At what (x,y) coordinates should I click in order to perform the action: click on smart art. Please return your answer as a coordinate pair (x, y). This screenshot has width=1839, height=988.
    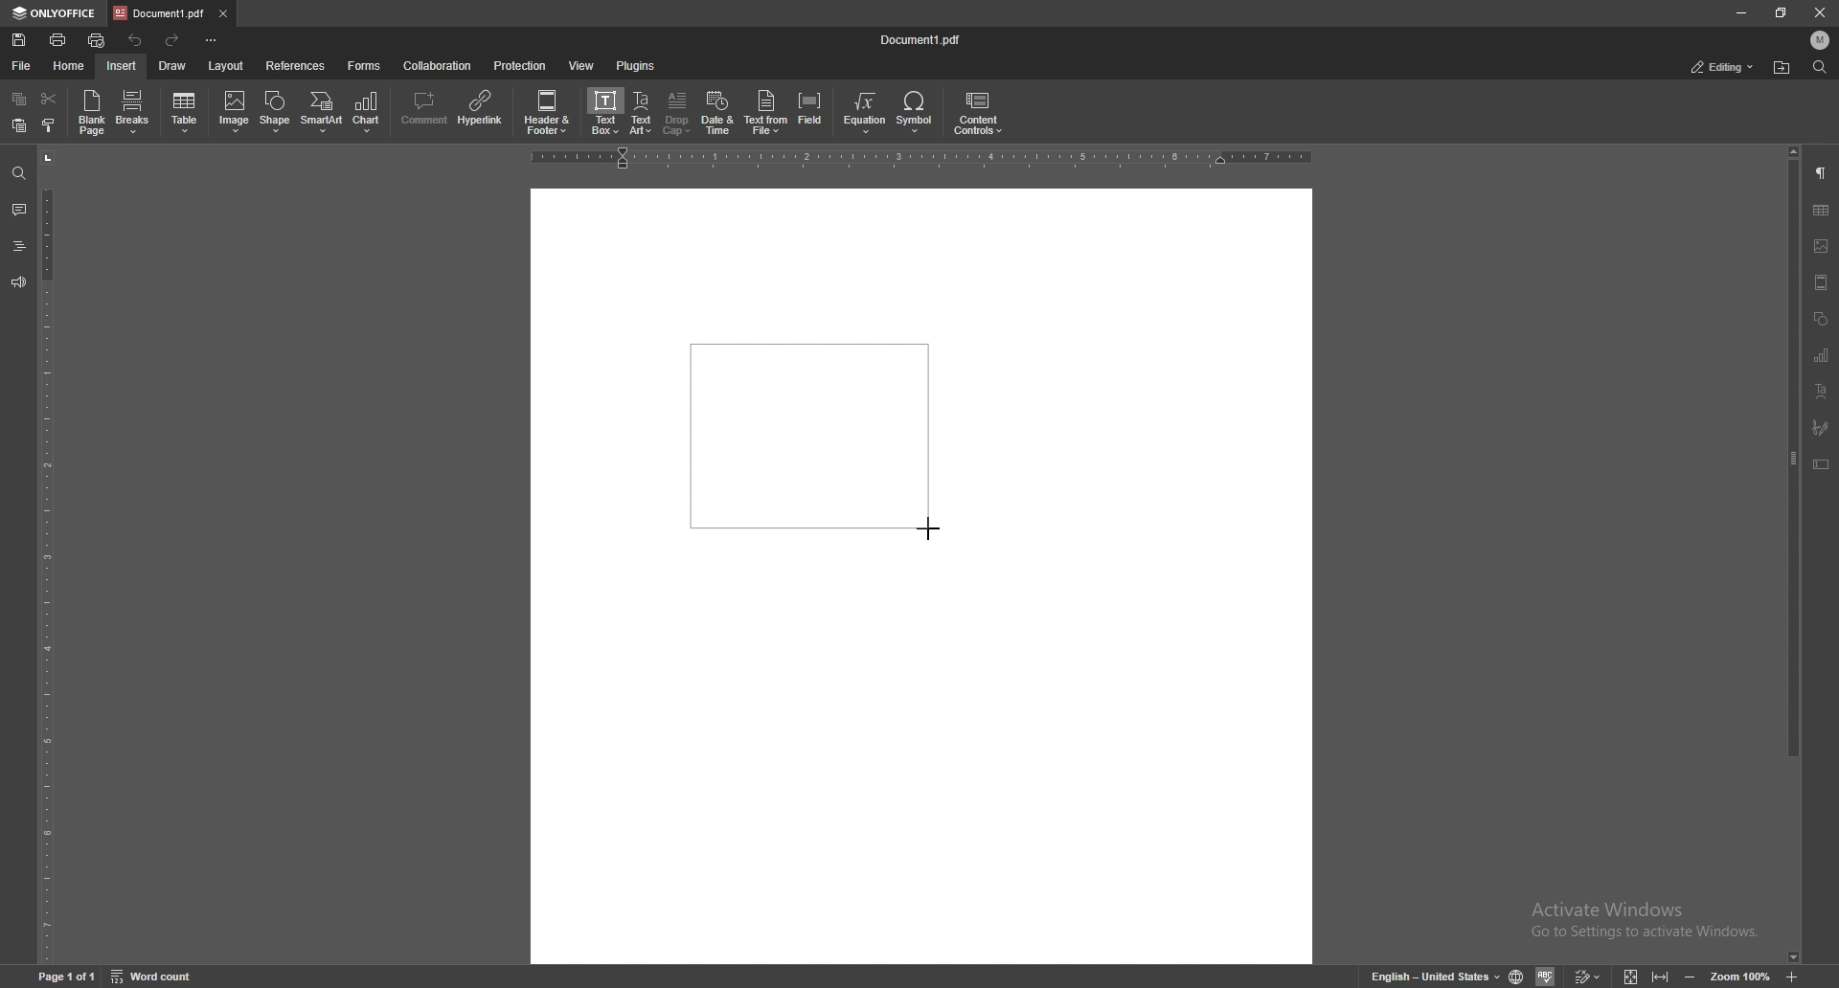
    Looking at the image, I should click on (322, 112).